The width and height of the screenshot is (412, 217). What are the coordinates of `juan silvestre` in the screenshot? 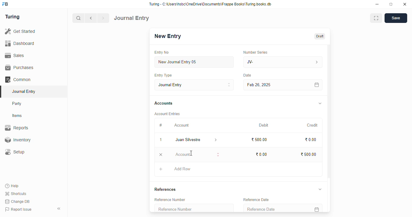 It's located at (189, 140).